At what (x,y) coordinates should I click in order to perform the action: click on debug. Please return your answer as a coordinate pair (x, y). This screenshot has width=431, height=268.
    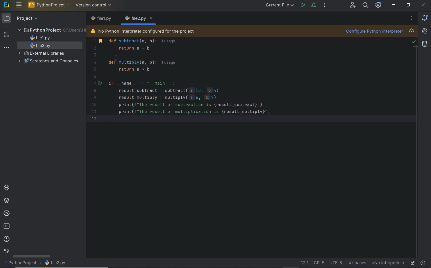
    Looking at the image, I should click on (314, 6).